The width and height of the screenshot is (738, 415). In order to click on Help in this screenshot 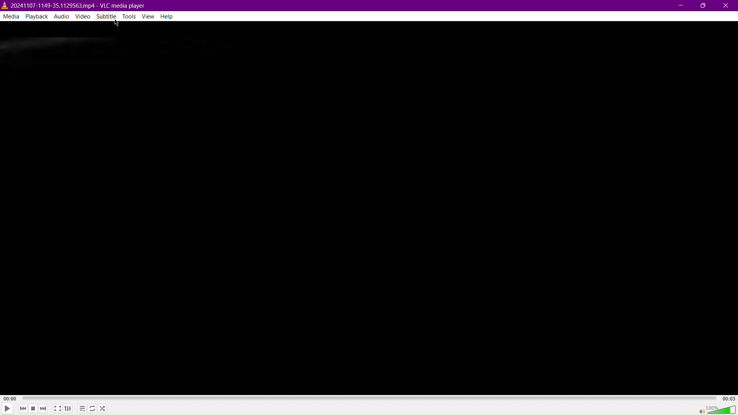, I will do `click(170, 17)`.